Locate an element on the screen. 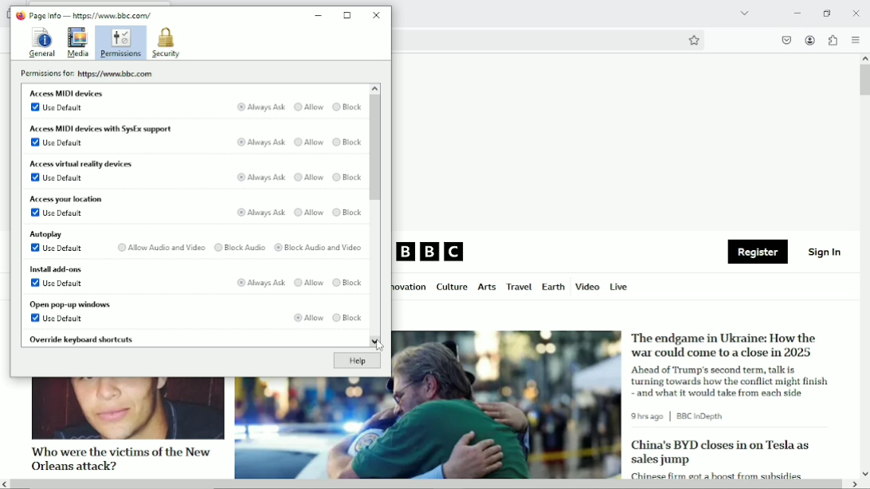 The height and width of the screenshot is (489, 870). Block is located at coordinates (347, 213).